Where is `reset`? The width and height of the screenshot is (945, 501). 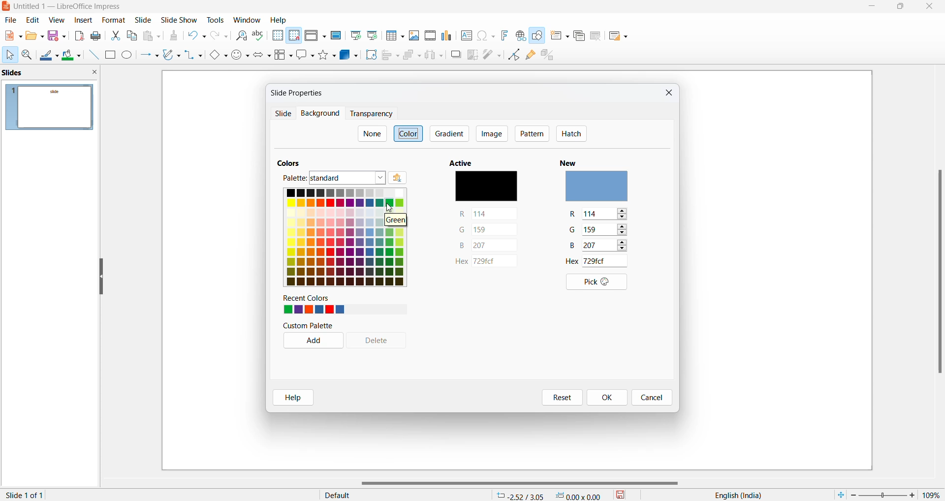
reset is located at coordinates (560, 398).